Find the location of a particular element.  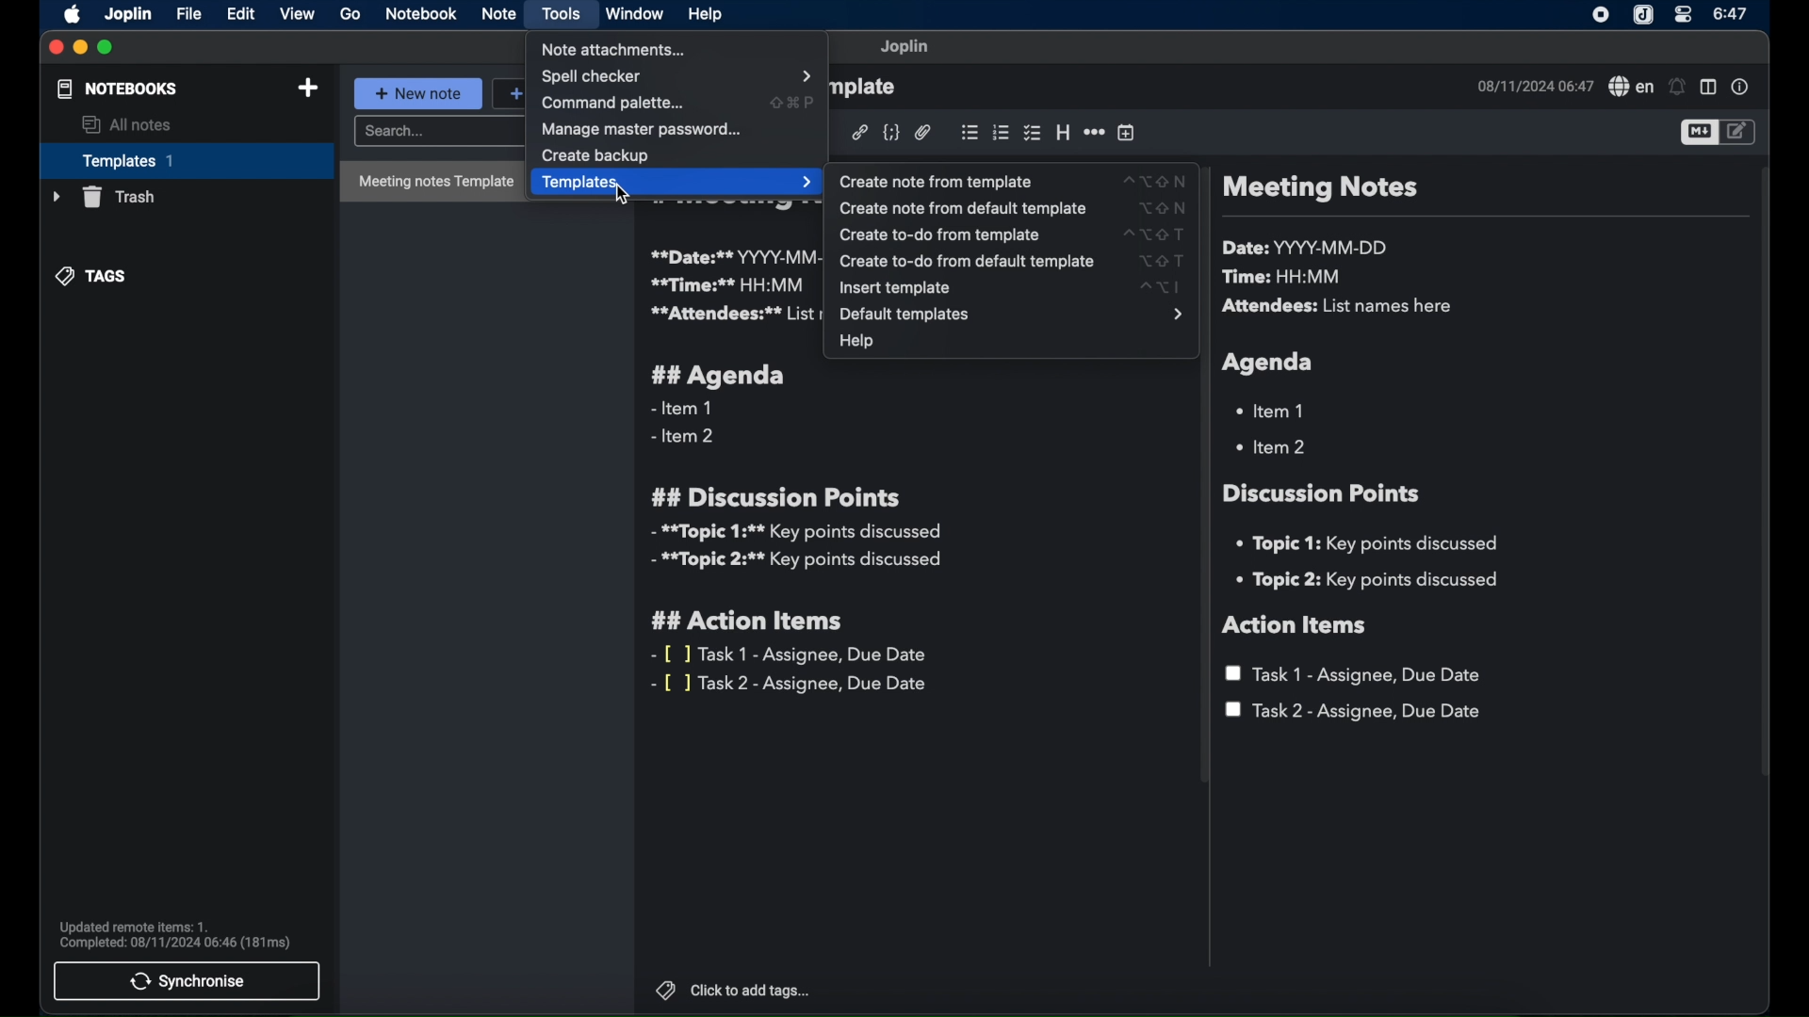

meeting notes is located at coordinates (1319, 189).